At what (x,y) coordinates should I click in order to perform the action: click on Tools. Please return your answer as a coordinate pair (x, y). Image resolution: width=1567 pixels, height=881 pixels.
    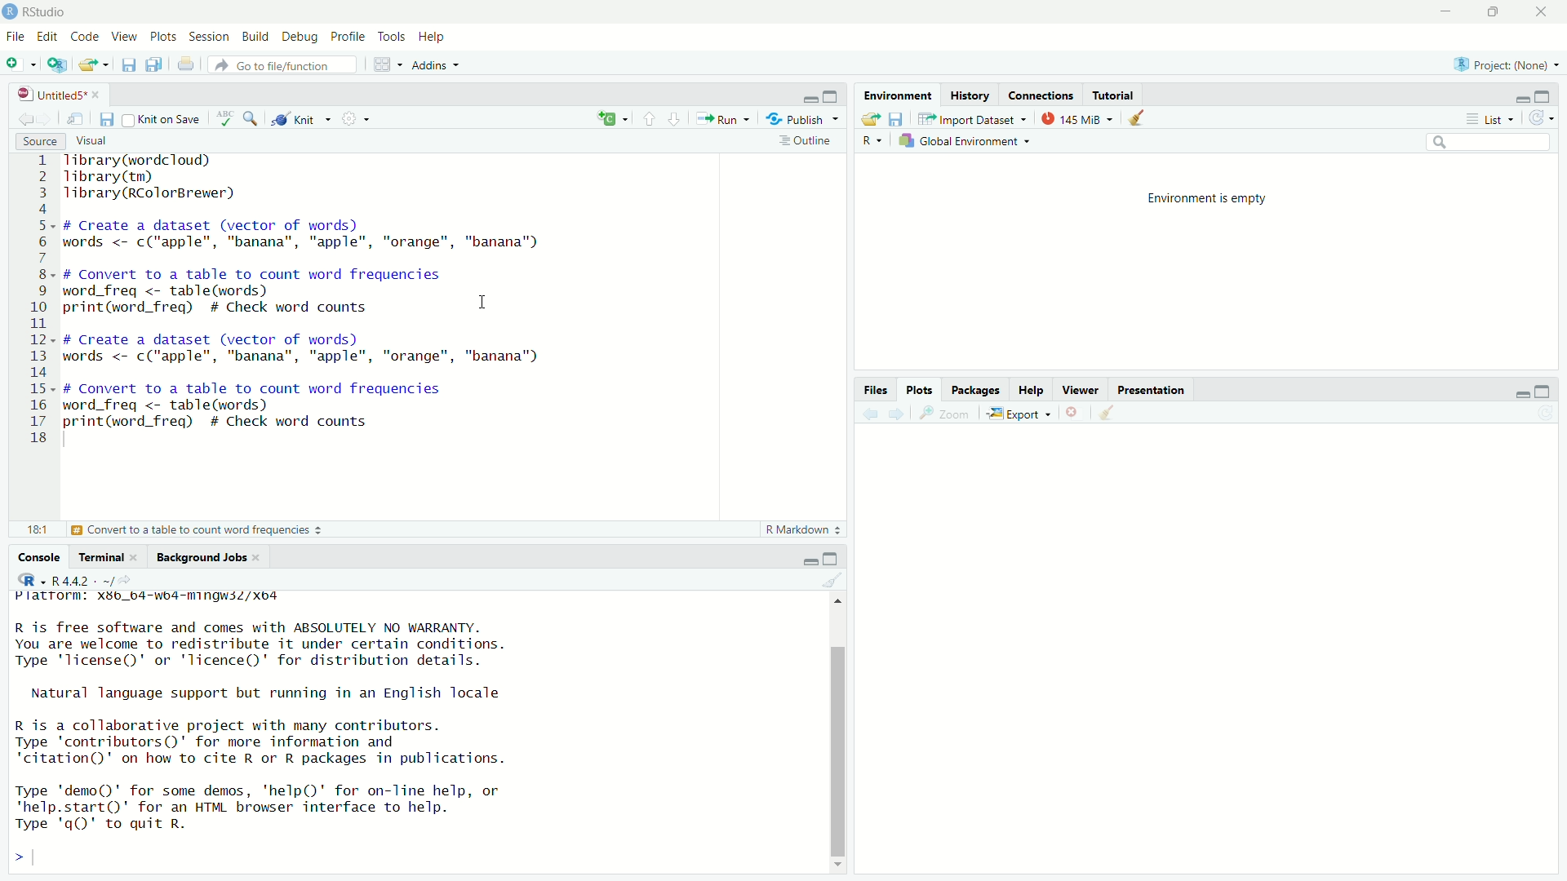
    Looking at the image, I should click on (391, 35).